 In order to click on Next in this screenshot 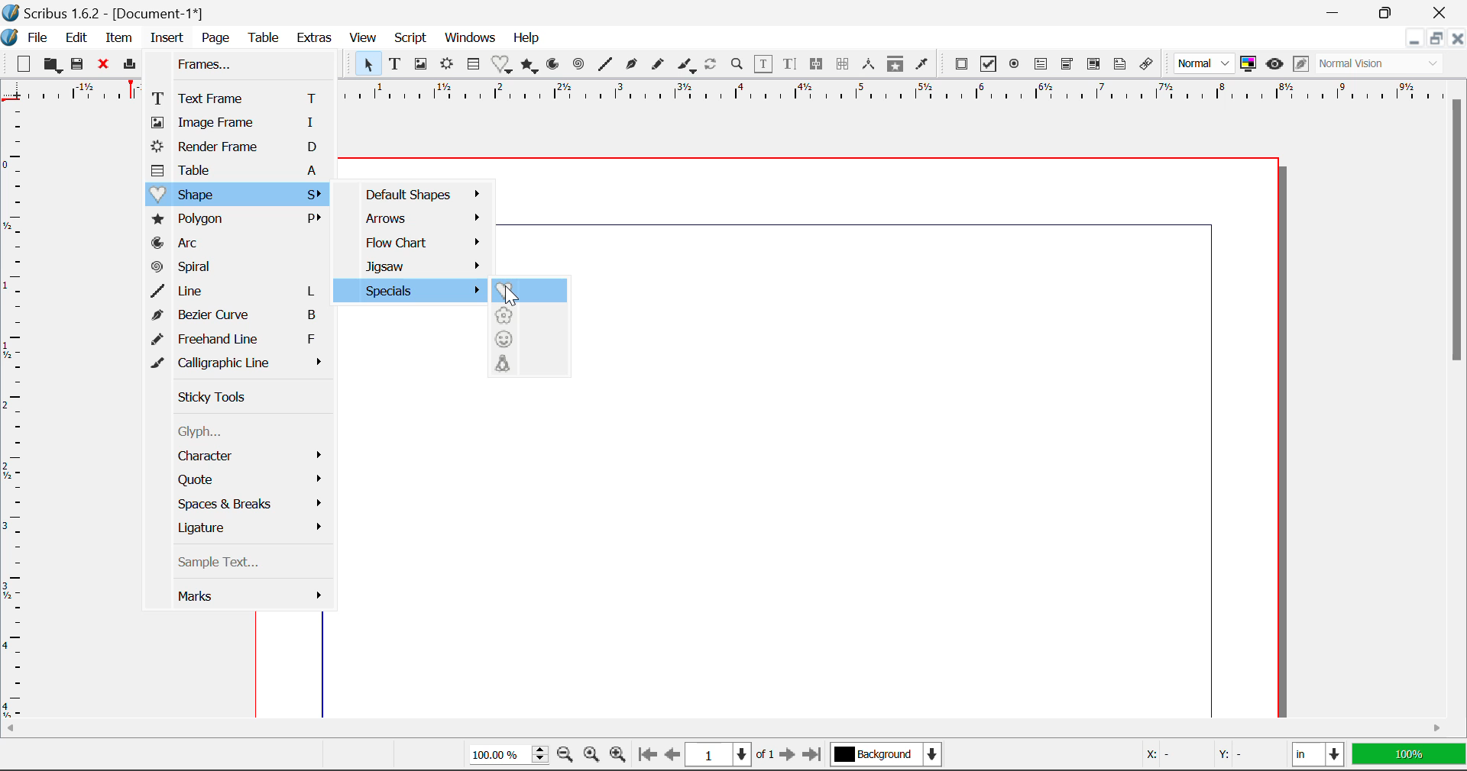, I will do `click(789, 756)`.